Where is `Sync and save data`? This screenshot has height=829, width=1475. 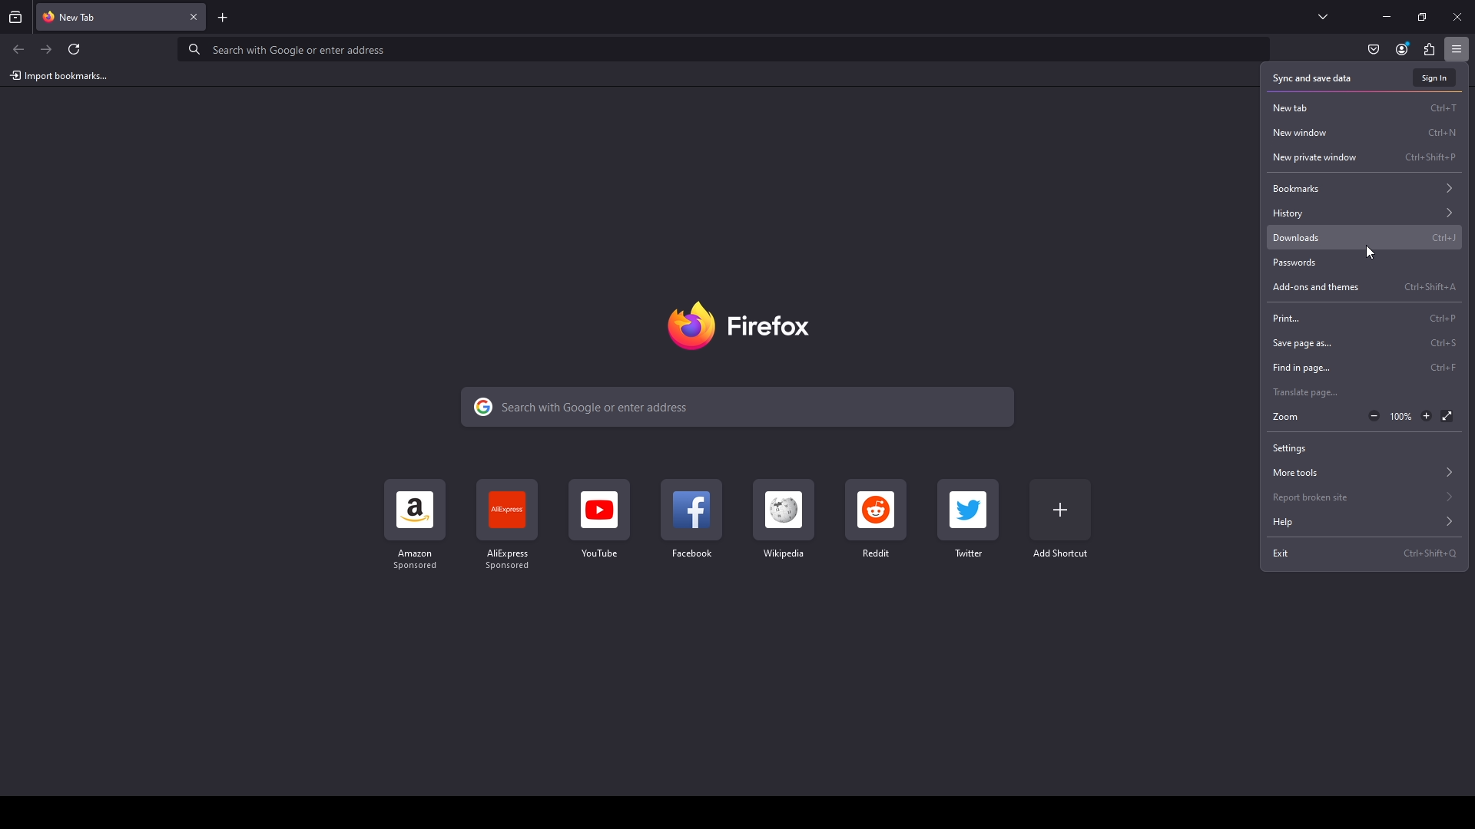 Sync and save data is located at coordinates (1331, 78).